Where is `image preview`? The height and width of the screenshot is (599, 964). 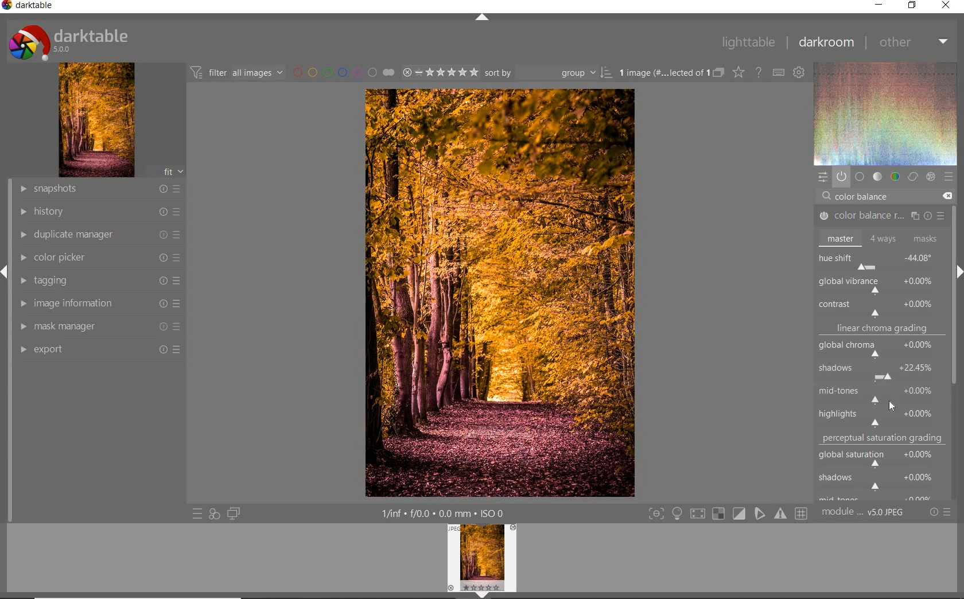 image preview is located at coordinates (481, 562).